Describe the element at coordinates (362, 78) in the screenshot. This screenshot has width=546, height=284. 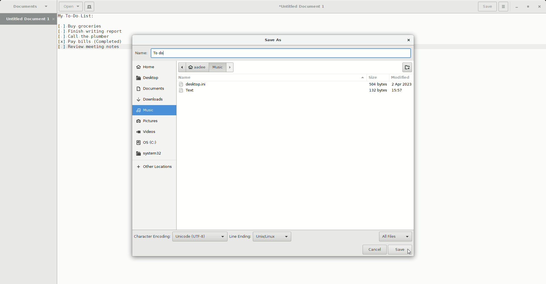
I see `Filter` at that location.